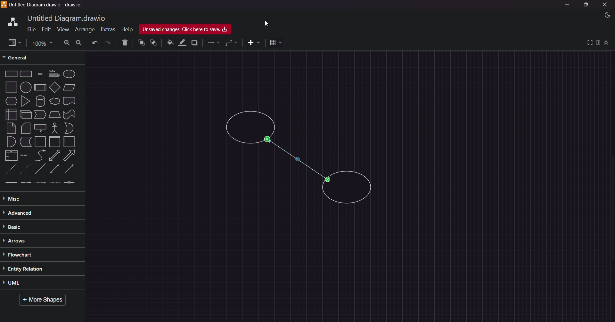 The width and height of the screenshot is (615, 322). Describe the element at coordinates (109, 43) in the screenshot. I see `Redo` at that location.